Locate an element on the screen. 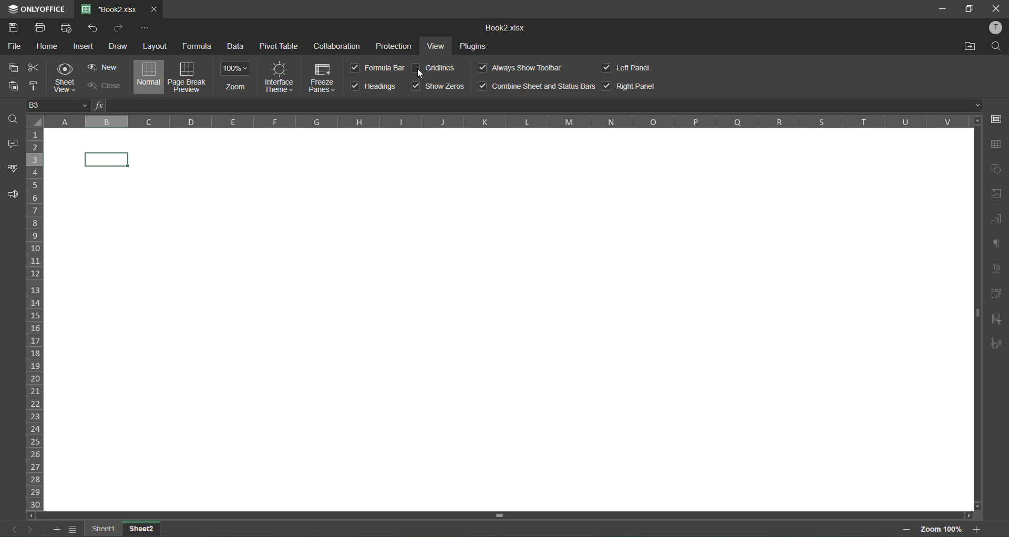 The height and width of the screenshot is (537, 1009). zoom factor is located at coordinates (942, 529).